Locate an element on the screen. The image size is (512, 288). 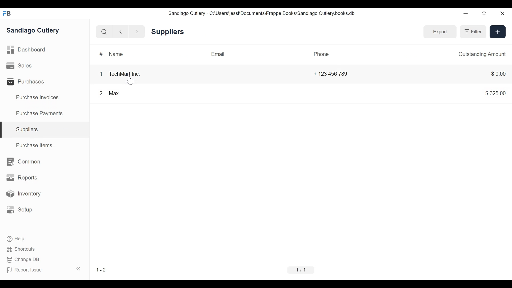
Supplies is located at coordinates (29, 129).